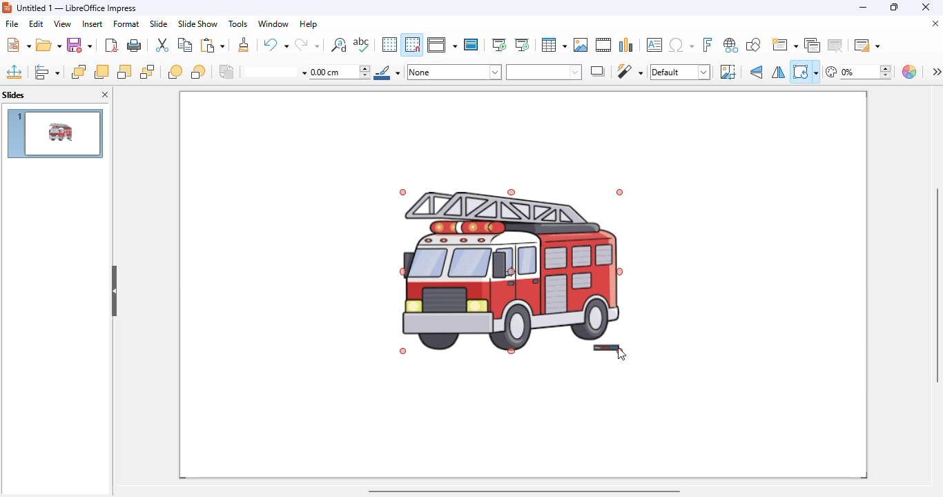  What do you see at coordinates (175, 72) in the screenshot?
I see `in front of objects` at bounding box center [175, 72].